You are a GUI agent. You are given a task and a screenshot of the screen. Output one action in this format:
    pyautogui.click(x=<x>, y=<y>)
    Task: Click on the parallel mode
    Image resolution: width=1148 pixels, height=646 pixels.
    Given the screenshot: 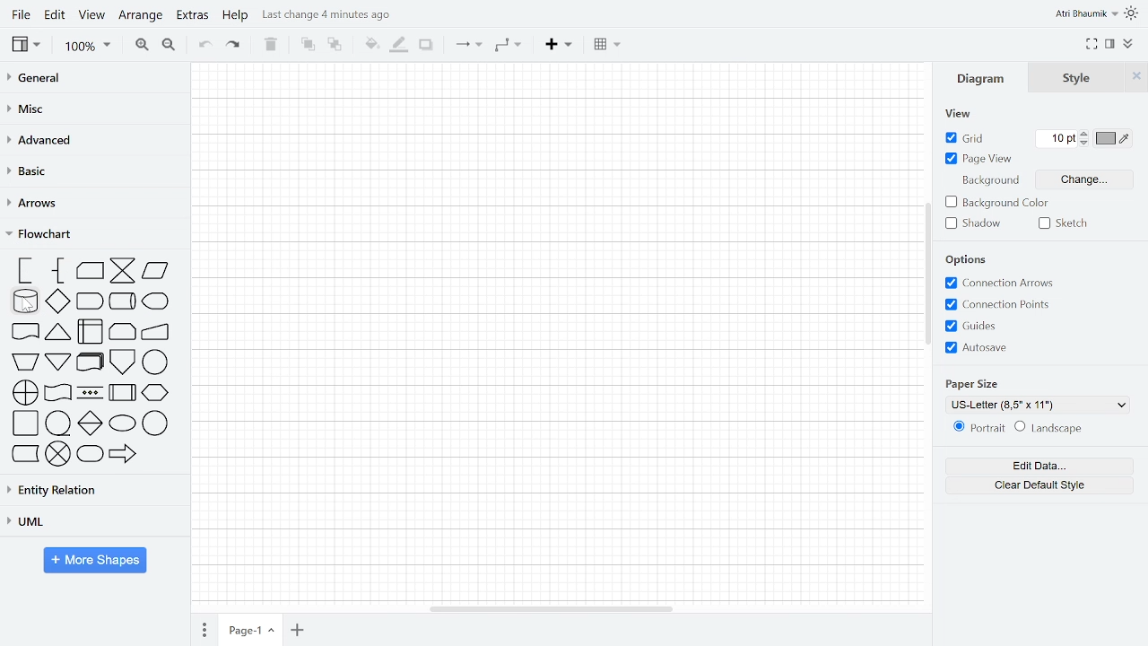 What is the action you would take?
    pyautogui.click(x=90, y=393)
    